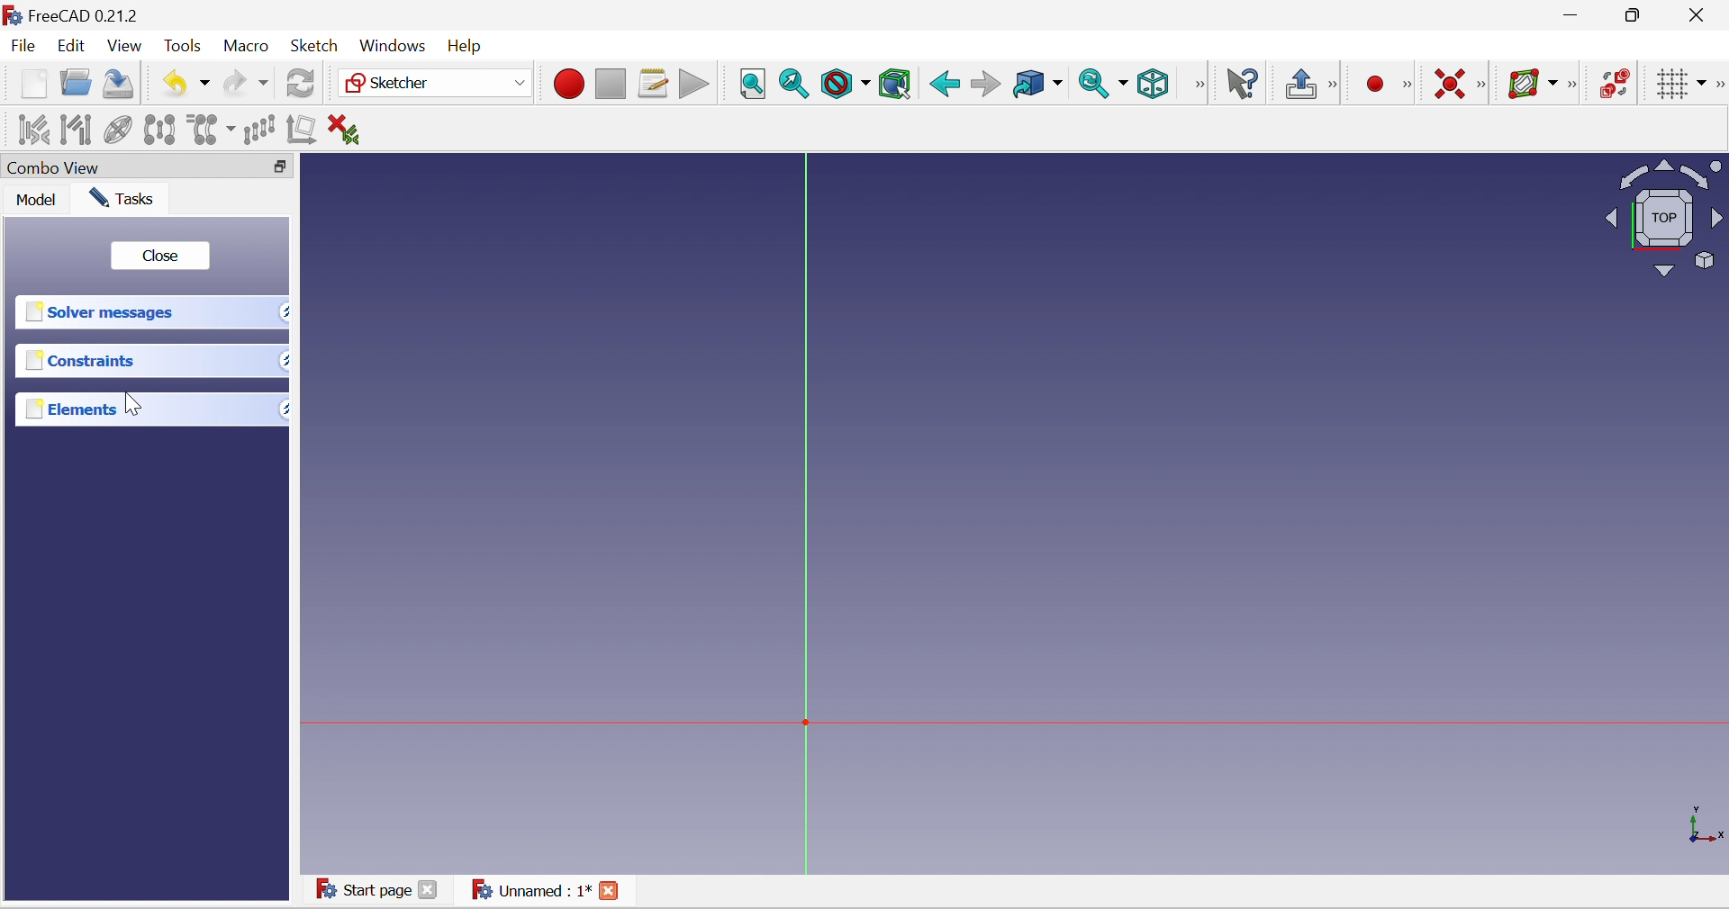  What do you see at coordinates (247, 47) in the screenshot?
I see `Macro` at bounding box center [247, 47].